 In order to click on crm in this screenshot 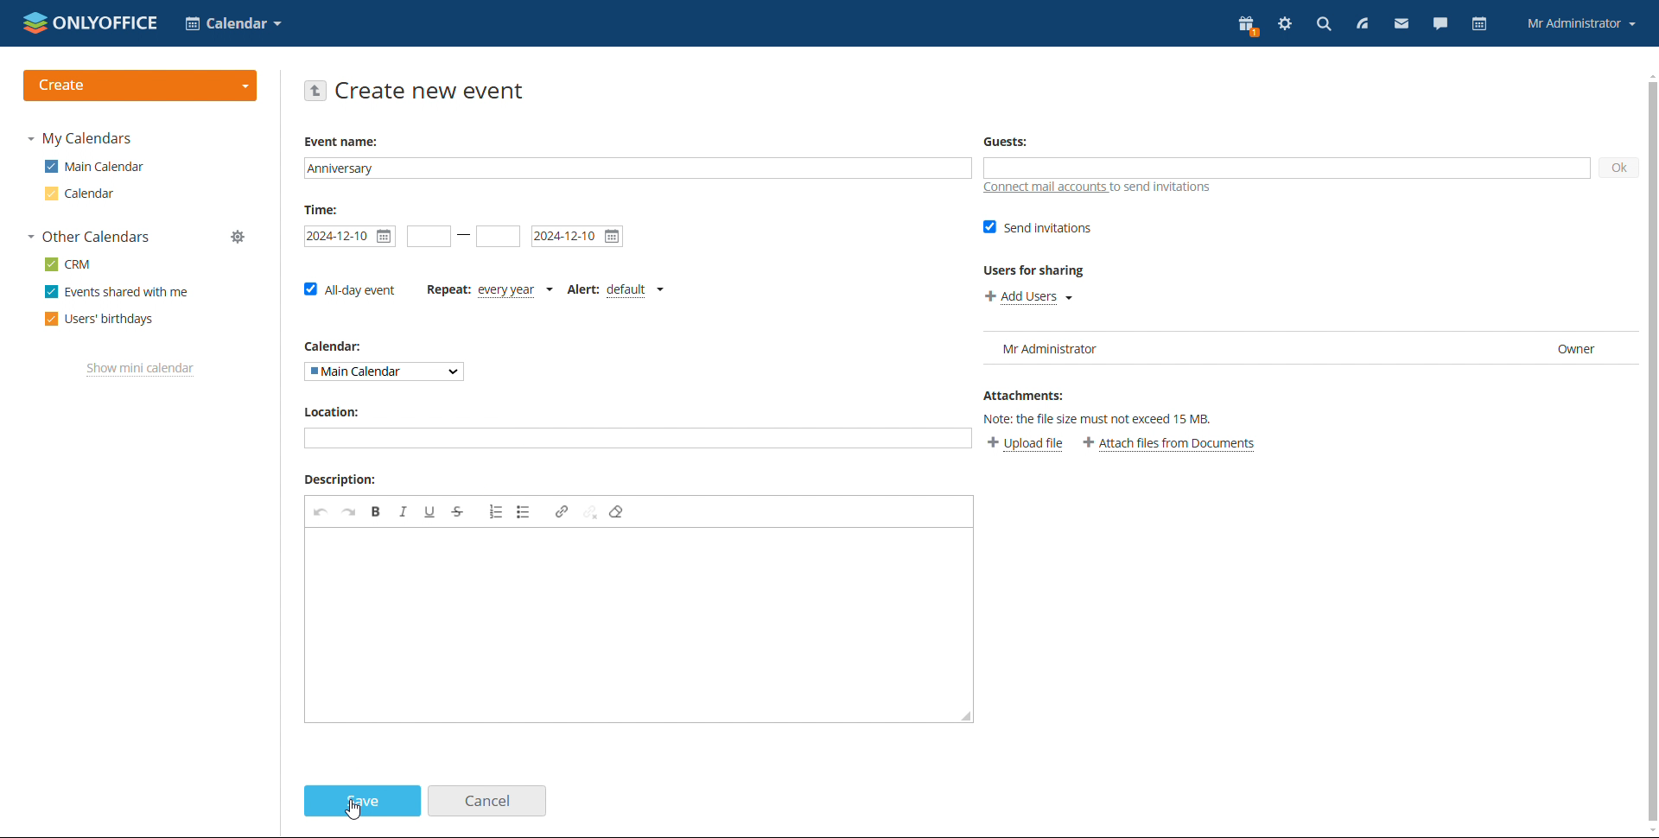, I will do `click(68, 264)`.